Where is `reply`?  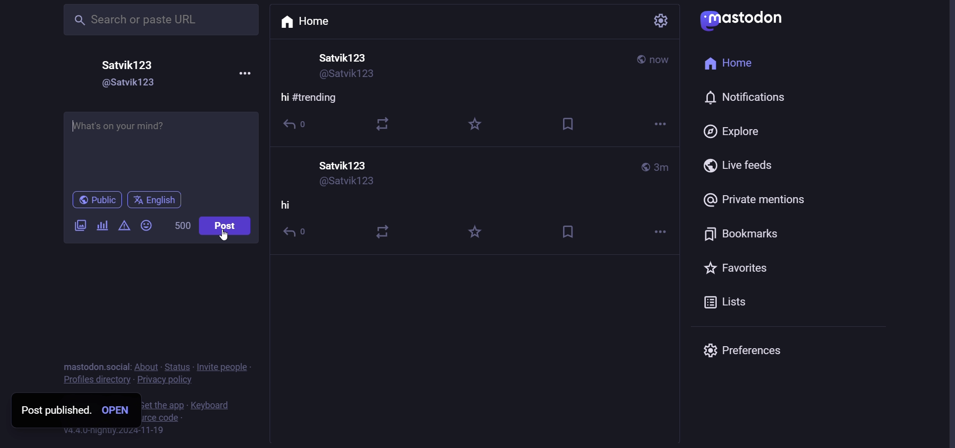
reply is located at coordinates (296, 230).